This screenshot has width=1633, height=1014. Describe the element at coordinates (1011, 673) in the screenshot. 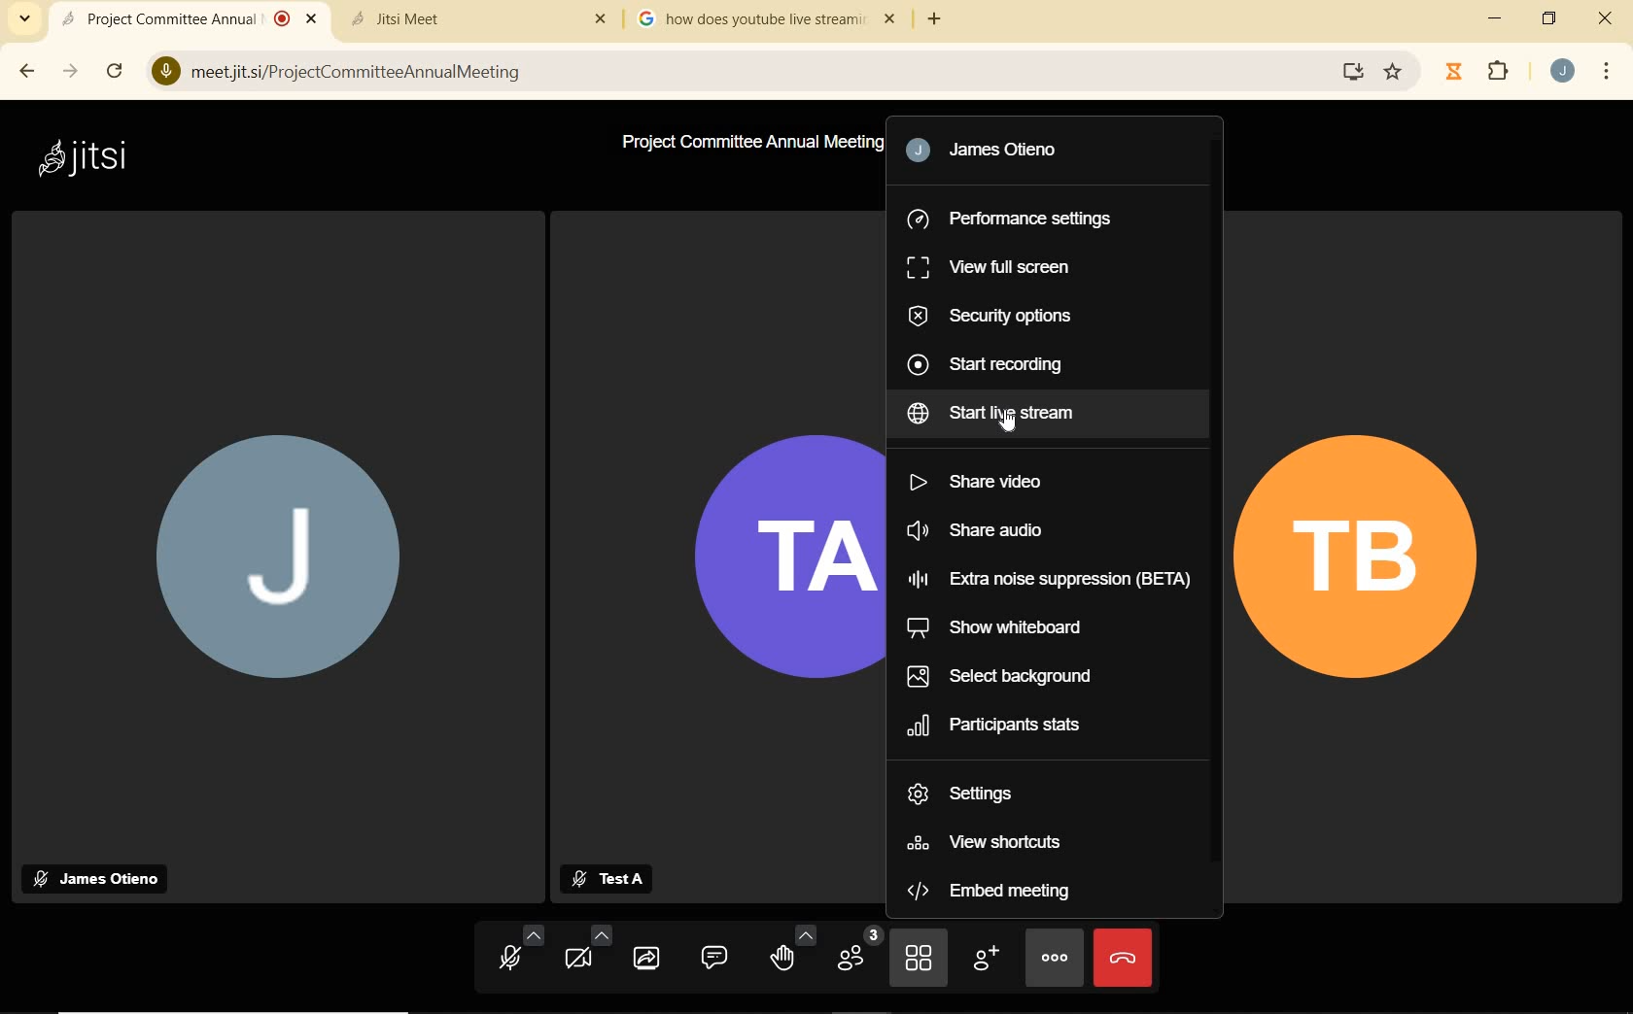

I see `SELECT BACKGROUND` at that location.